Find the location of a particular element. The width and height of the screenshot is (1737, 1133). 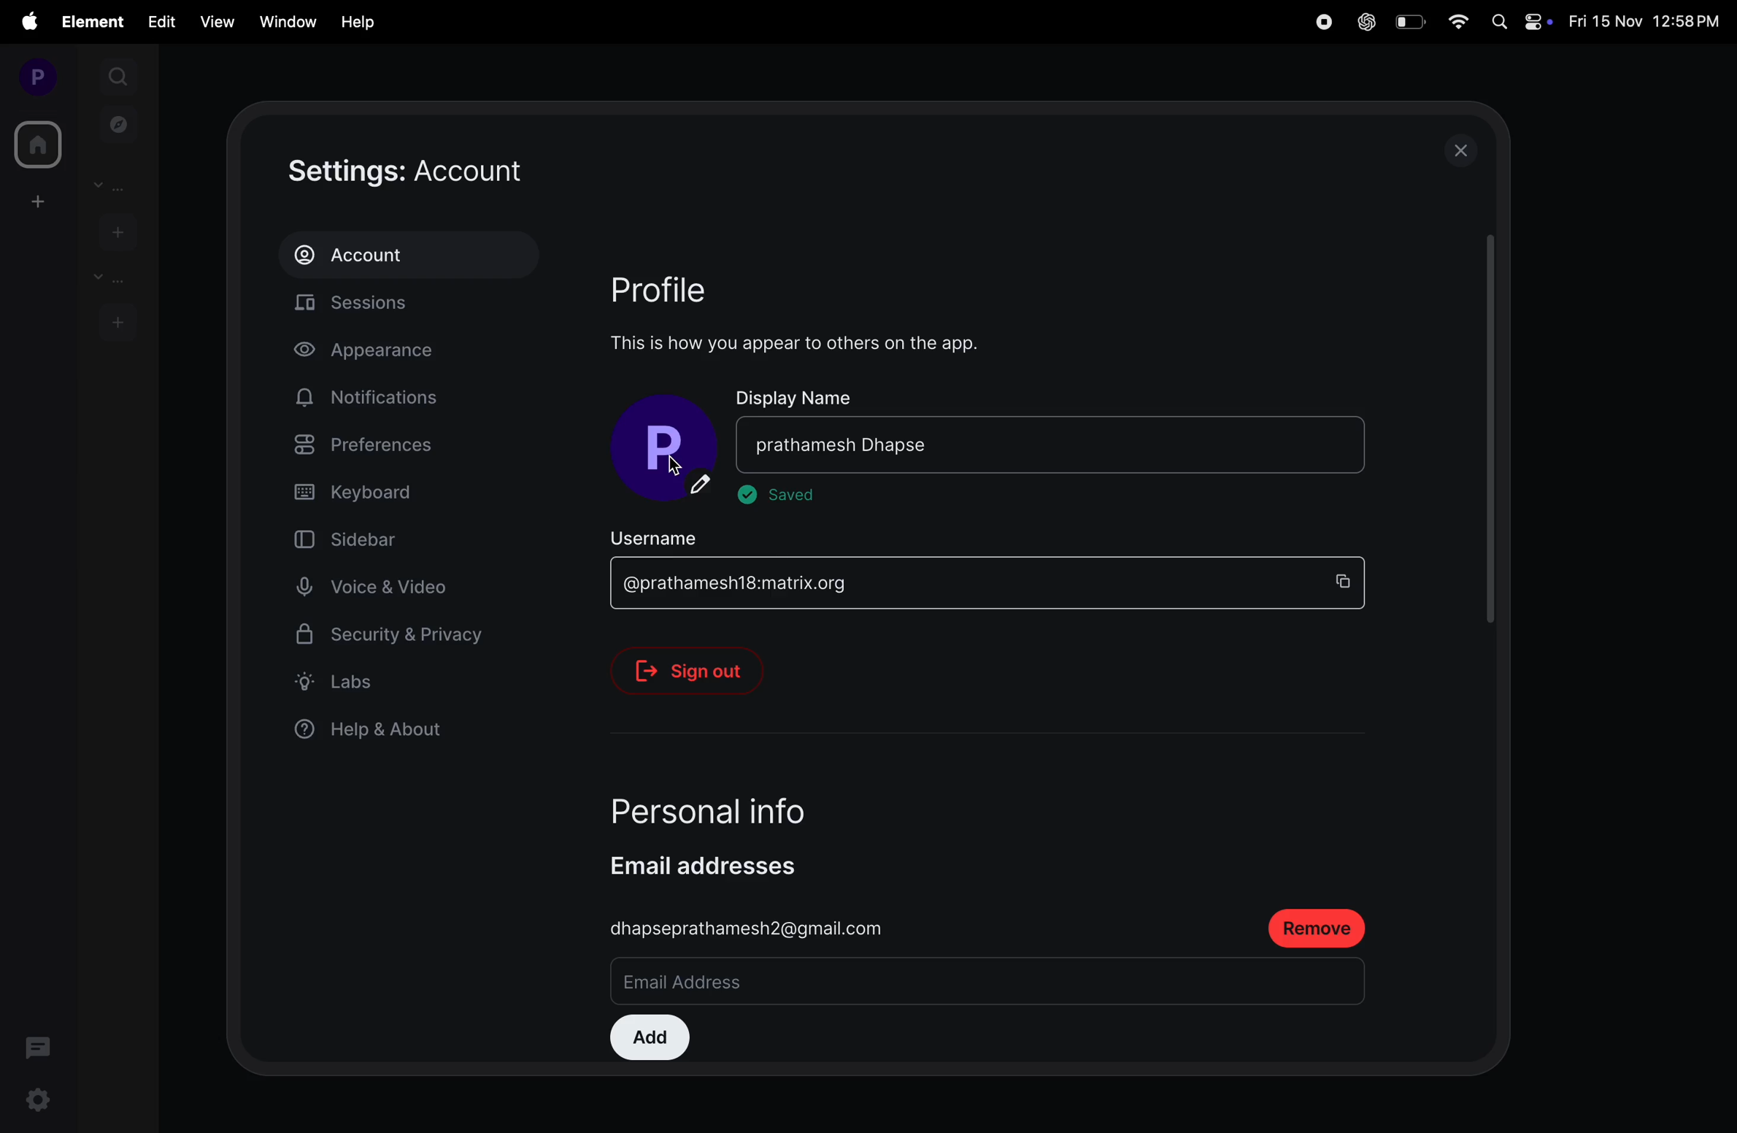

add rooms is located at coordinates (118, 320).